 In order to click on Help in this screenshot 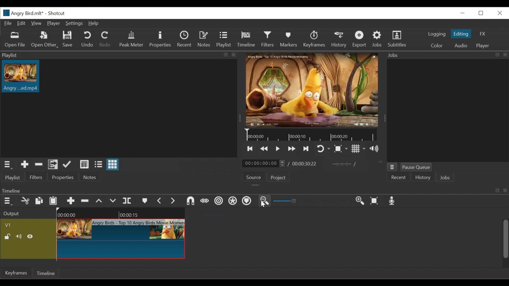, I will do `click(93, 24)`.